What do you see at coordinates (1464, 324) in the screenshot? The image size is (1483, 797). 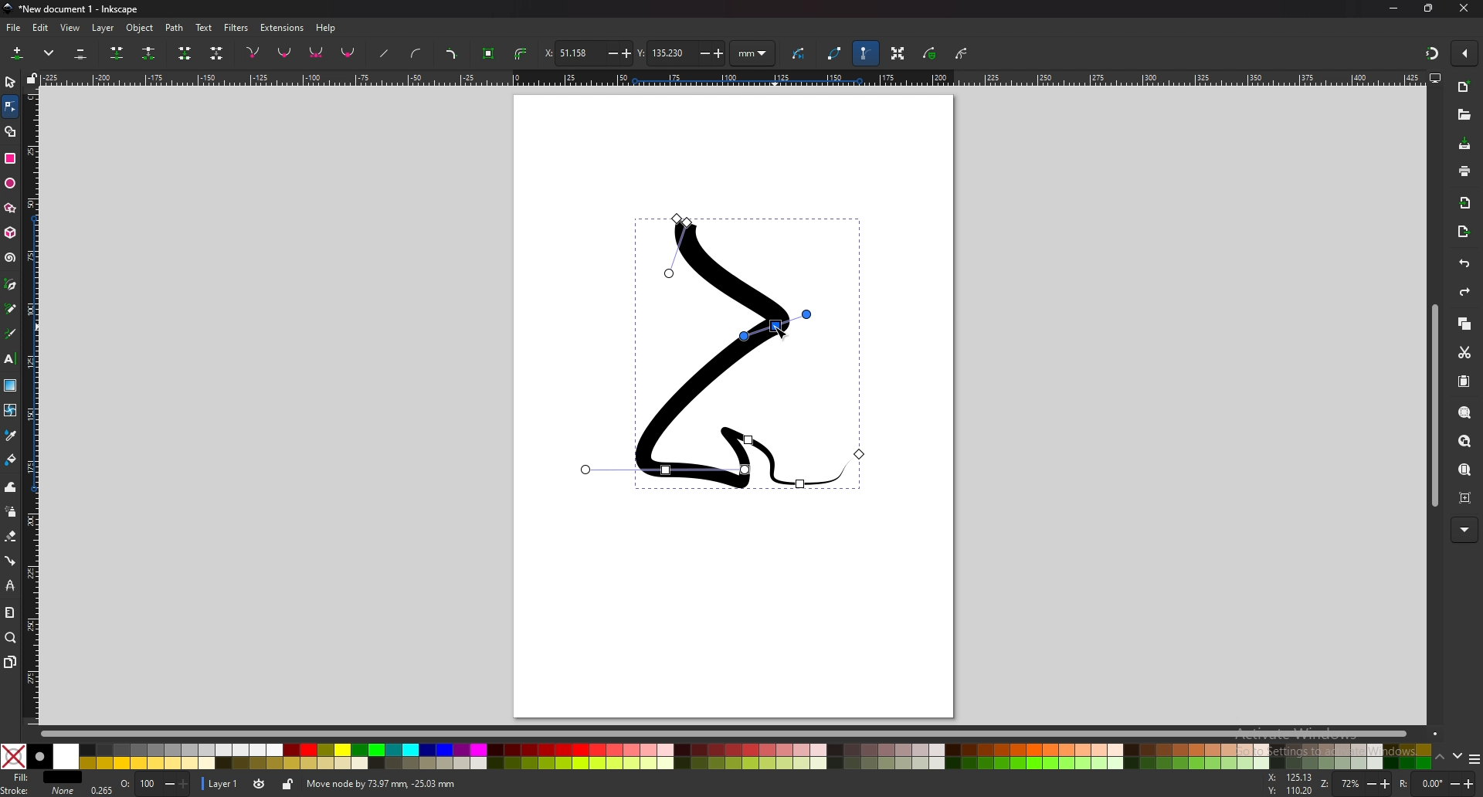 I see `copy` at bounding box center [1464, 324].